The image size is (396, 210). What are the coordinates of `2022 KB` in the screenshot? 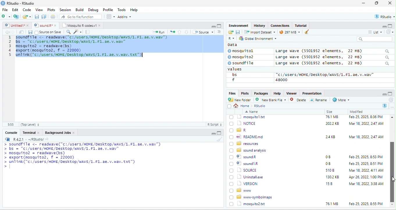 It's located at (333, 159).